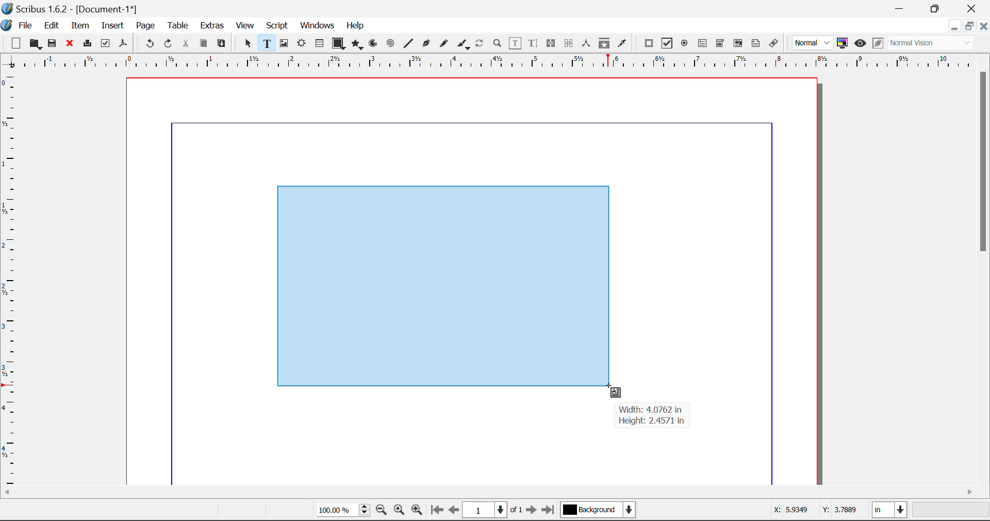 The height and width of the screenshot is (521, 990). I want to click on Restore Down, so click(901, 8).